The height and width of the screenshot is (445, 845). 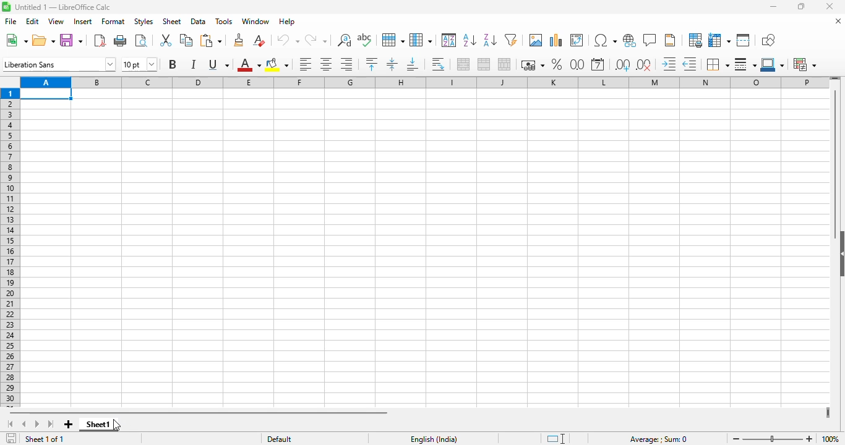 I want to click on delete decimal place, so click(x=645, y=65).